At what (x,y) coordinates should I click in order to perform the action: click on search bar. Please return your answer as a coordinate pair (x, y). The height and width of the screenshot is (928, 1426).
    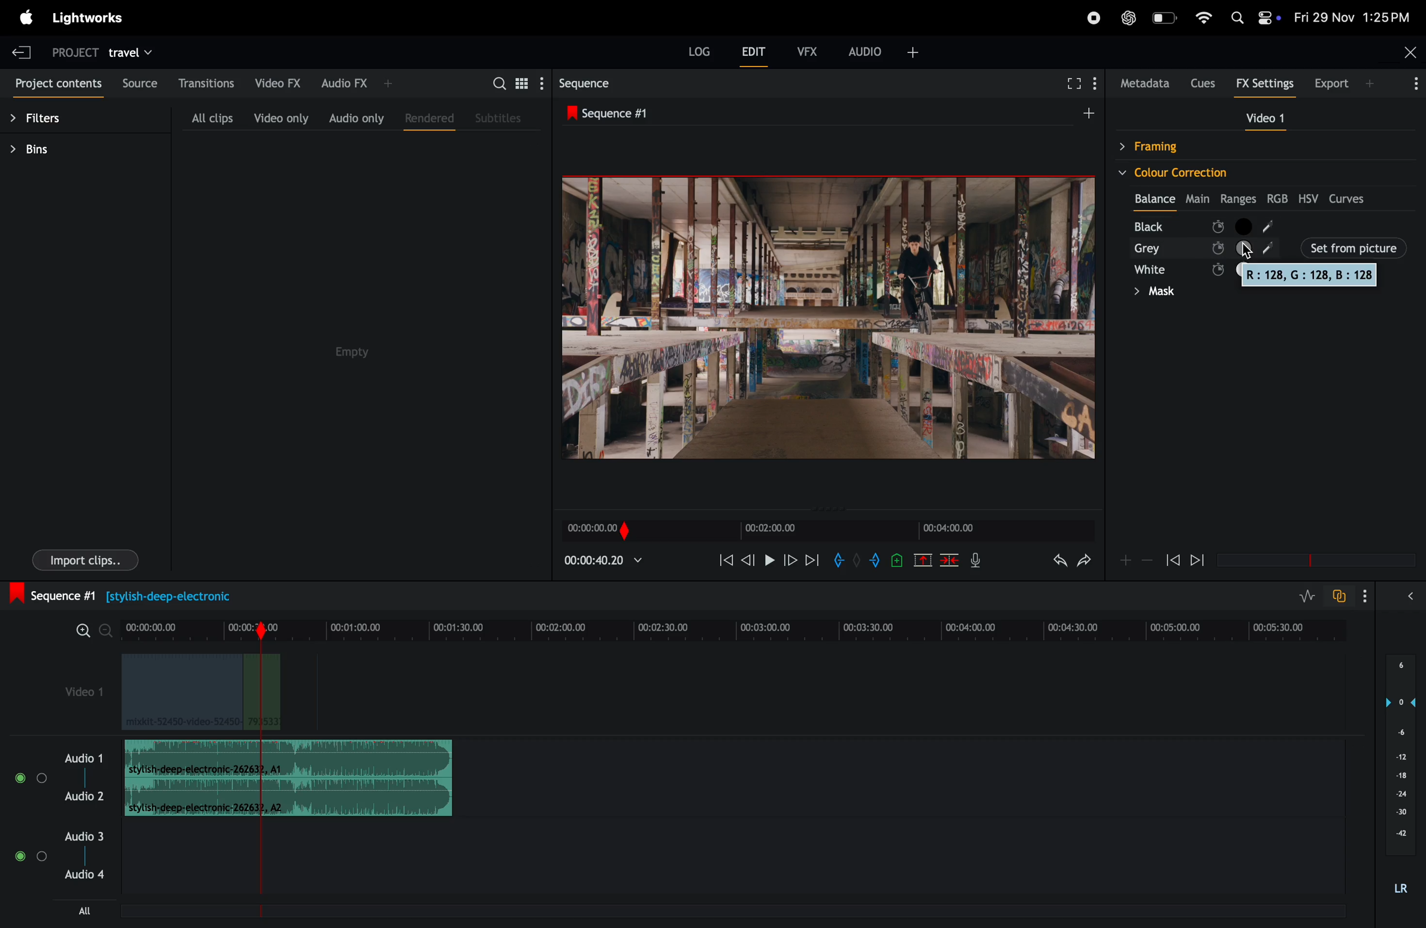
    Looking at the image, I should click on (499, 84).